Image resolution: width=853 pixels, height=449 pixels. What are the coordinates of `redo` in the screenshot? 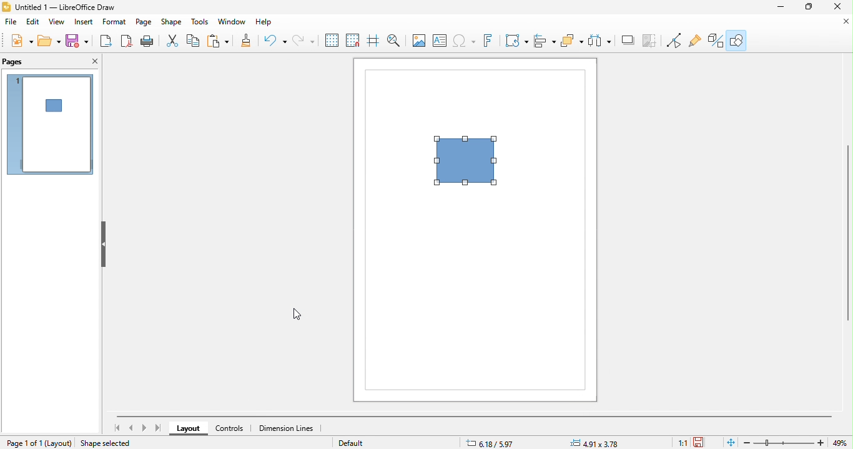 It's located at (303, 41).